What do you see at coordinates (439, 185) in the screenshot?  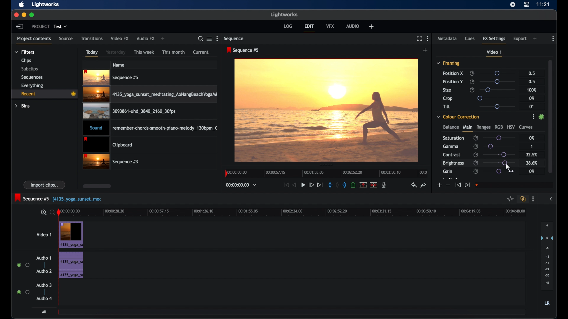 I see `increment` at bounding box center [439, 185].